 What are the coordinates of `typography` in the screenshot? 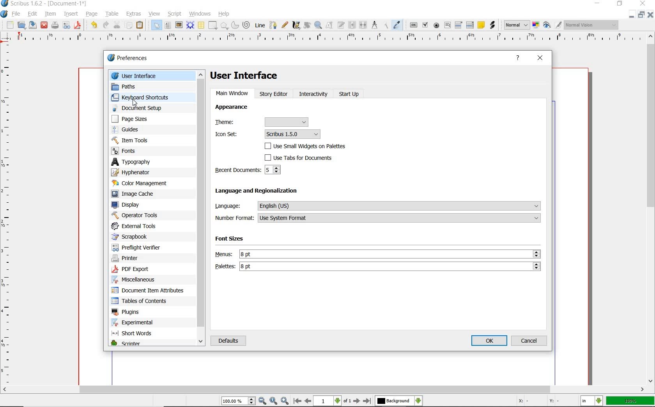 It's located at (138, 162).